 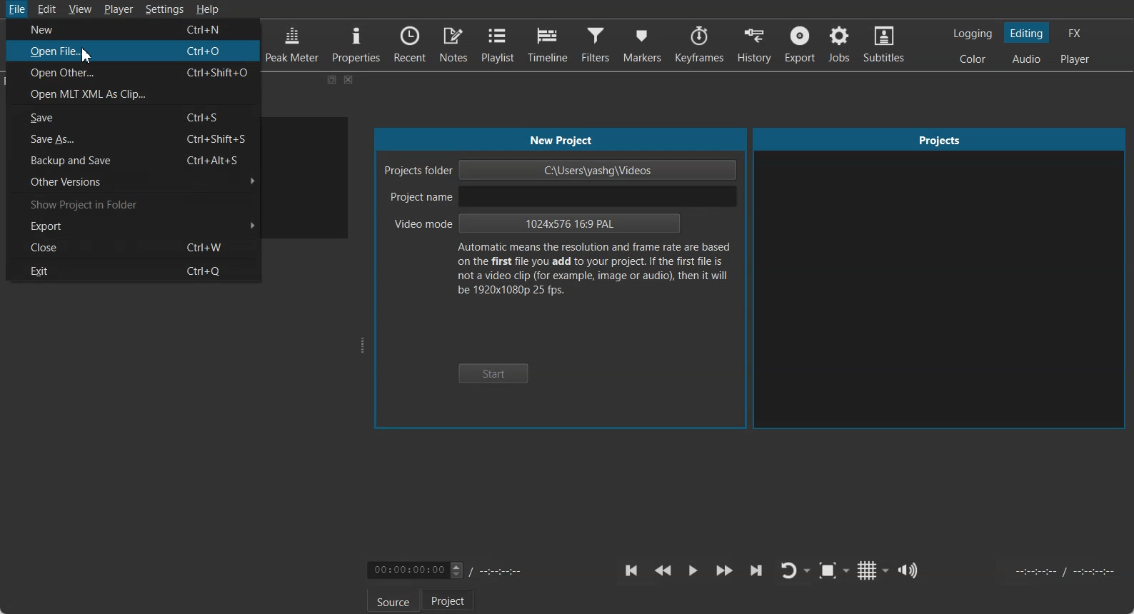 I want to click on Open Other, so click(x=134, y=73).